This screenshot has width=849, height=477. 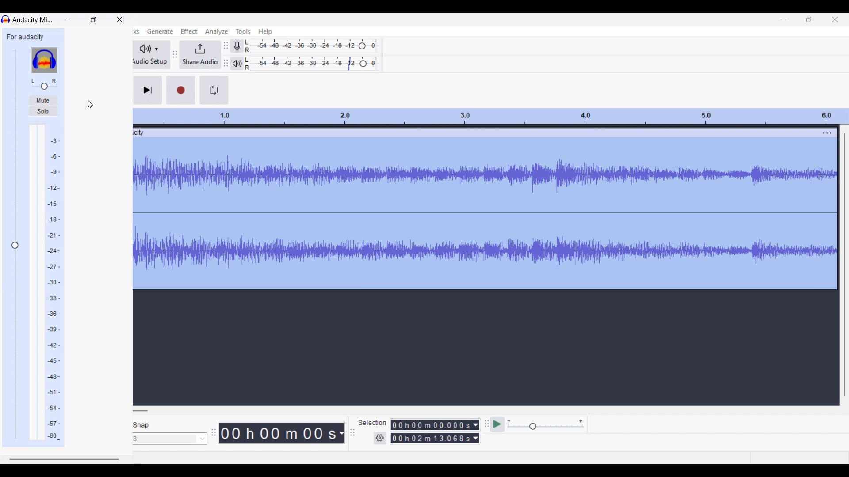 I want to click on Close interface, so click(x=835, y=19).